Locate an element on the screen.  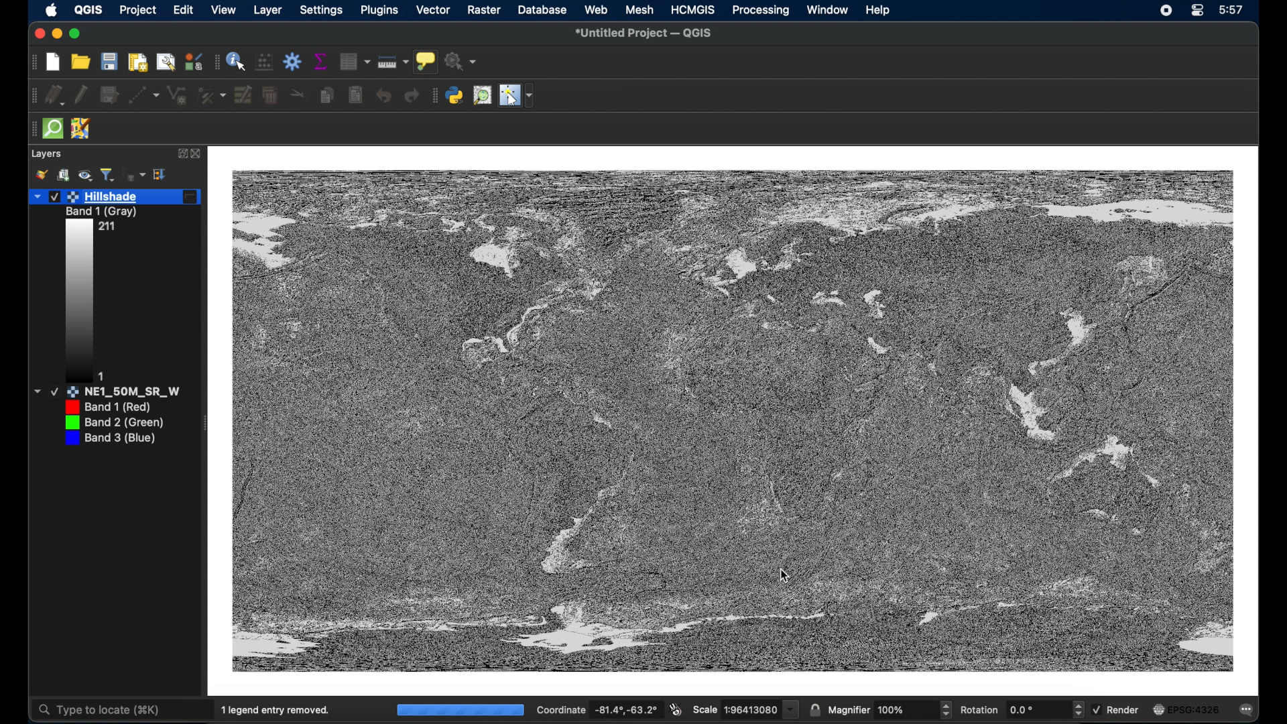
delete selected is located at coordinates (270, 94).